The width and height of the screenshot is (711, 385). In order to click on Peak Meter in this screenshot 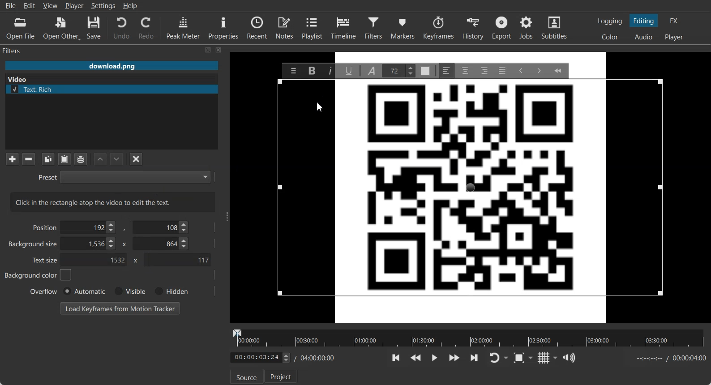, I will do `click(184, 27)`.